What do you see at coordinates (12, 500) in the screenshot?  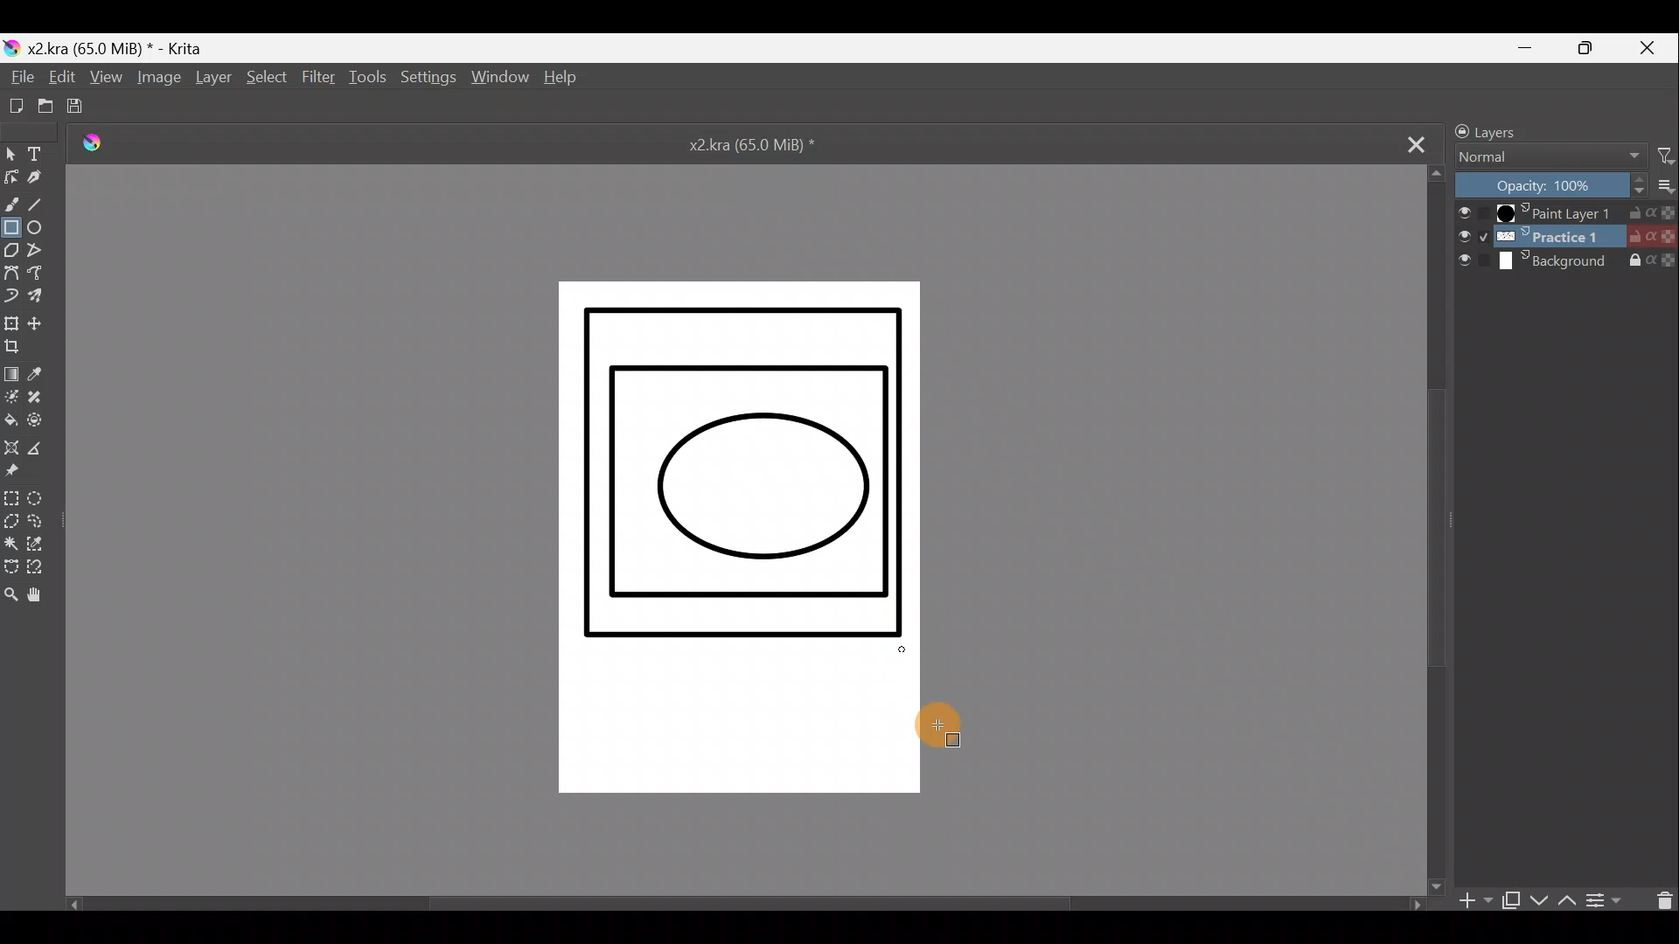 I see `Rectangular selection tool` at bounding box center [12, 500].